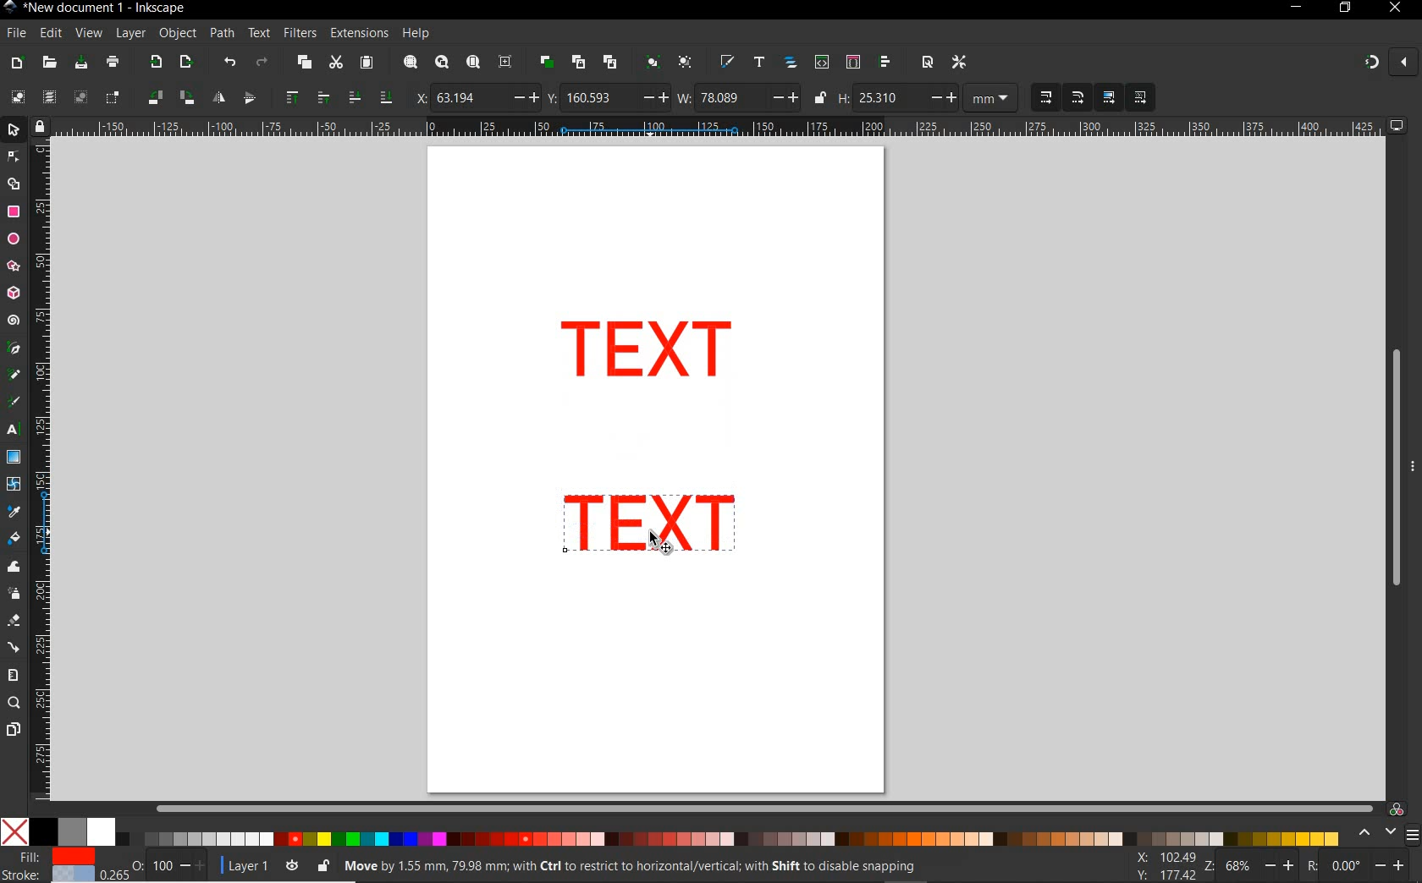 This screenshot has height=883, width=1422. What do you see at coordinates (607, 97) in the screenshot?
I see `vertical coordinate of selection` at bounding box center [607, 97].